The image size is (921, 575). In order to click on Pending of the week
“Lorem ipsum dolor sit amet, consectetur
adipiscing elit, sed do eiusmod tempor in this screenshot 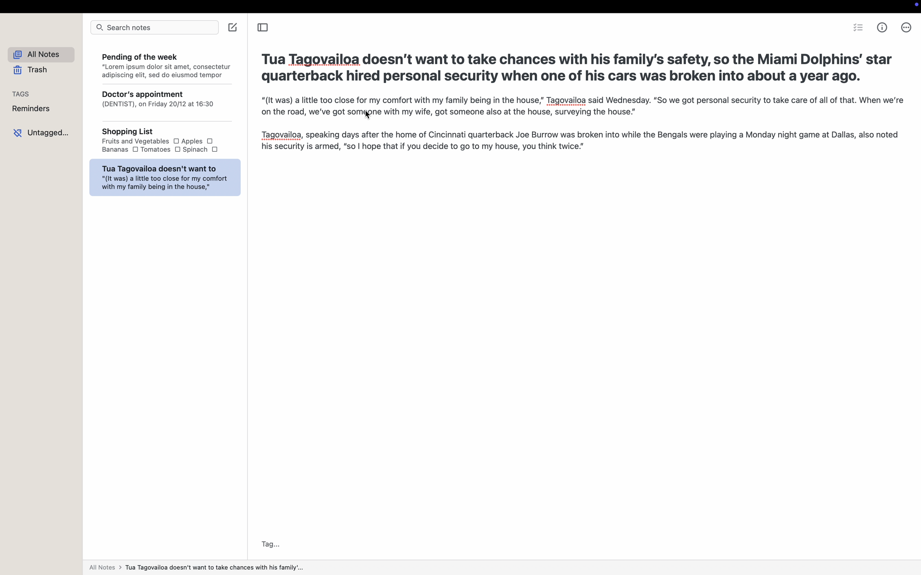, I will do `click(165, 64)`.